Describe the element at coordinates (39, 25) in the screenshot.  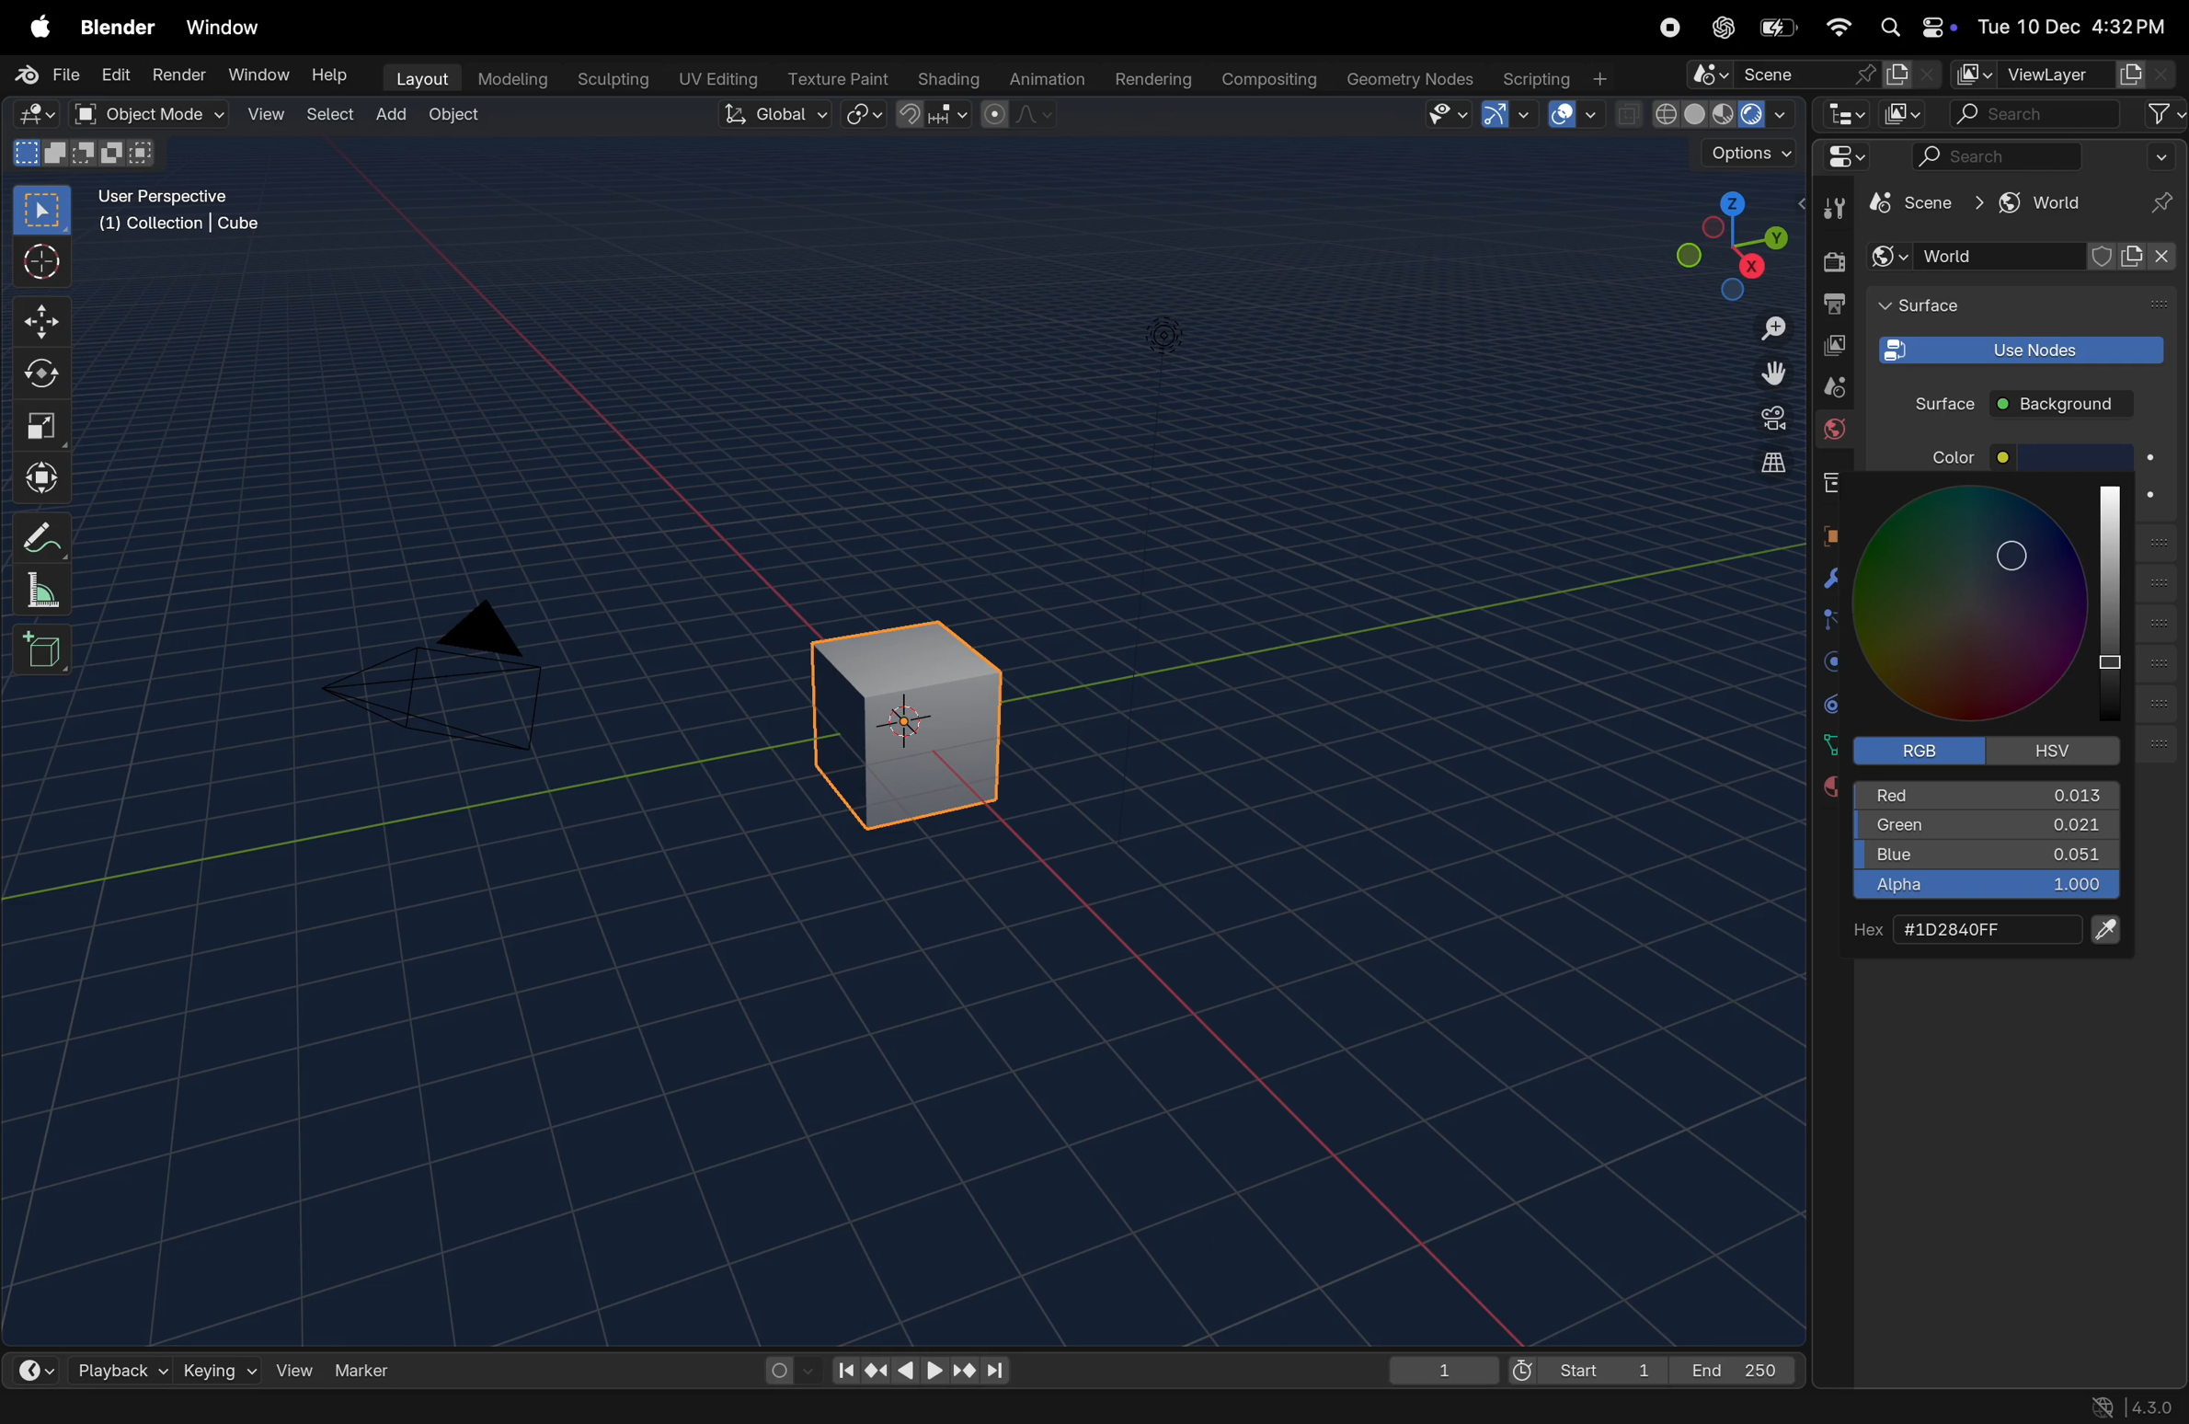
I see `Apple menu` at that location.